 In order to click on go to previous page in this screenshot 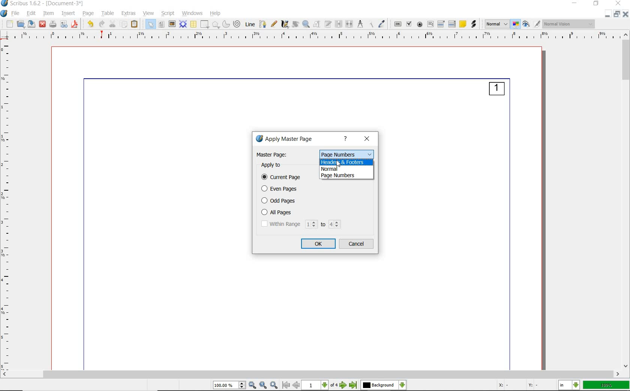, I will do `click(297, 385)`.